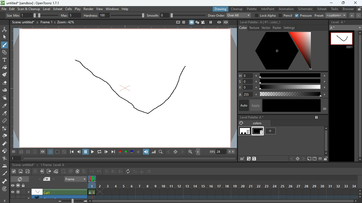 The width and height of the screenshot is (362, 203). I want to click on skeleton, so click(4, 181).